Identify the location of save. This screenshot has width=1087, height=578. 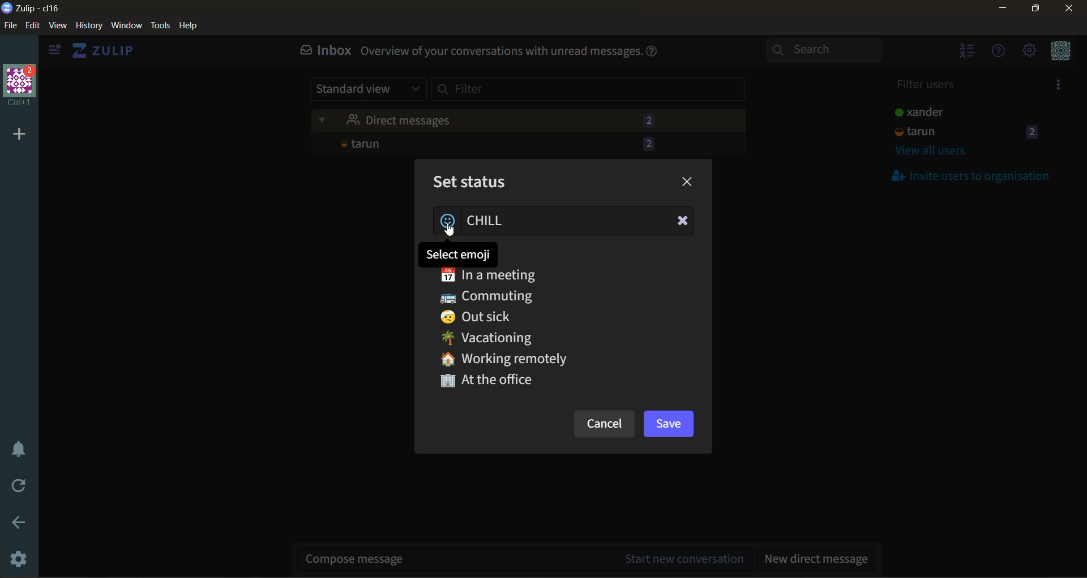
(671, 423).